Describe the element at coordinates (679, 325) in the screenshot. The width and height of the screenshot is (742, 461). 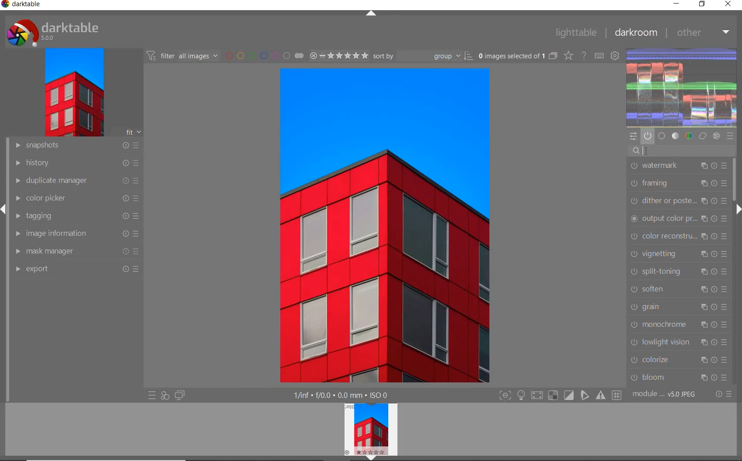
I see `monochrome` at that location.